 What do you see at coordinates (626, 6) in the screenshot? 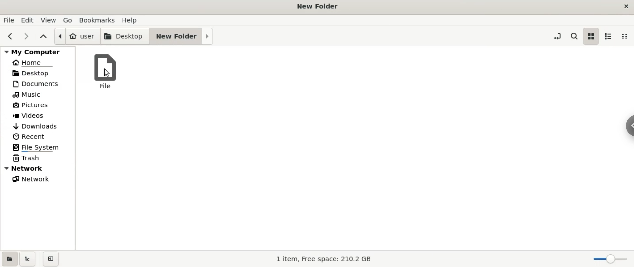
I see `close` at bounding box center [626, 6].